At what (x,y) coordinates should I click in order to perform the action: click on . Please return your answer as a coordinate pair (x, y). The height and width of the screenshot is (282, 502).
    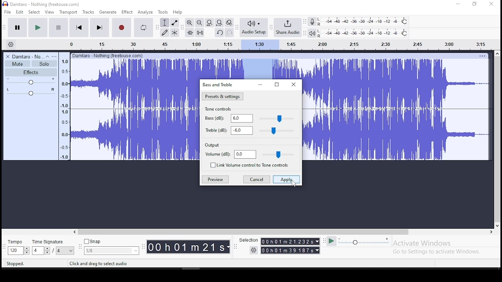
    Looking at the image, I should click on (156, 27).